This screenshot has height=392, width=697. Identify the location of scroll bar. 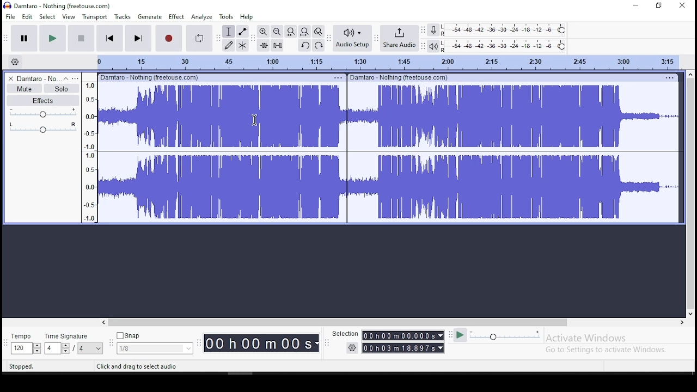
(339, 322).